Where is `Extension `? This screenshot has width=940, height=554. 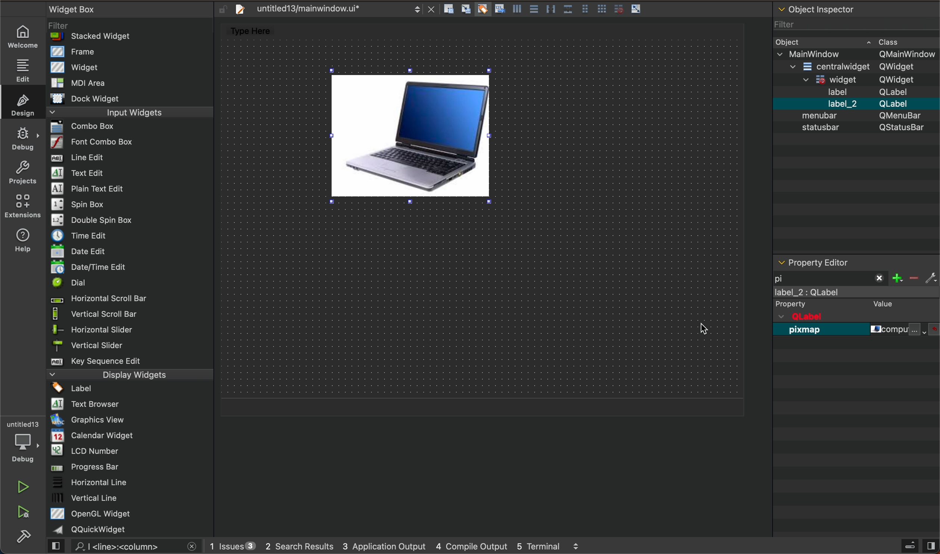
Extension  is located at coordinates (22, 206).